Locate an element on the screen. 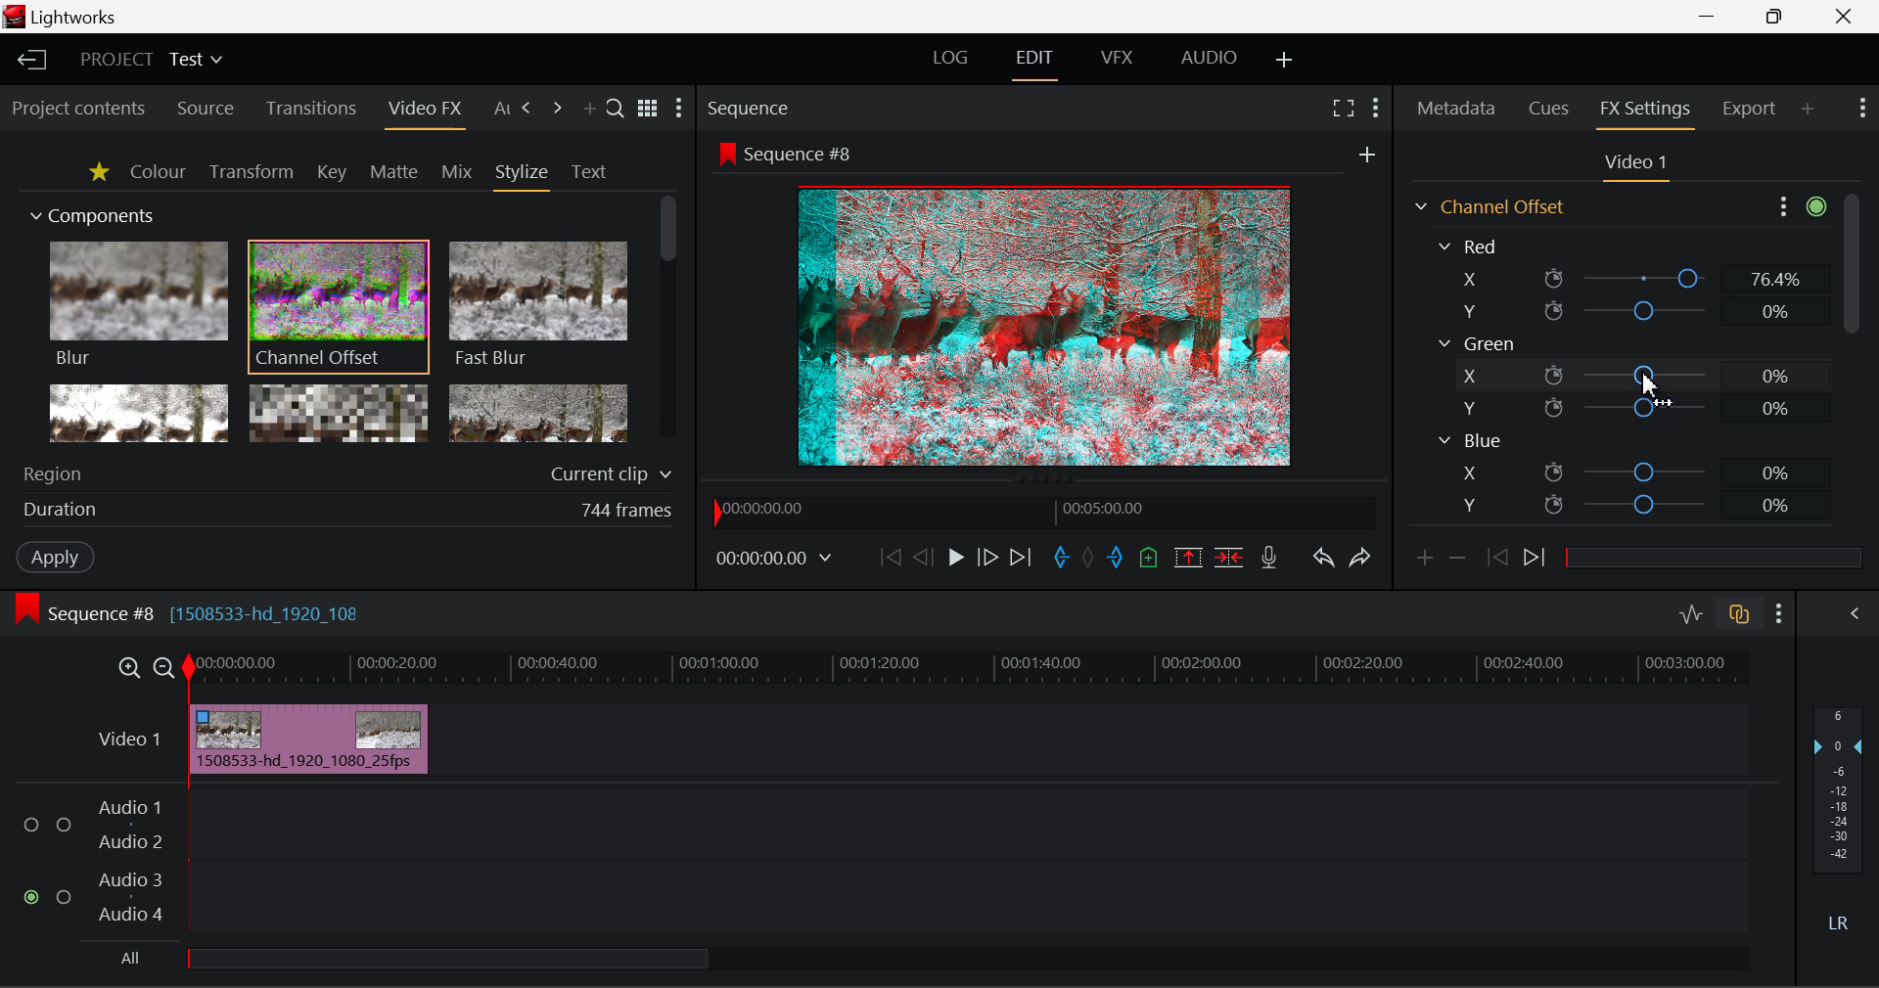 The image size is (1879, 988). Channel Offset is located at coordinates (339, 308).